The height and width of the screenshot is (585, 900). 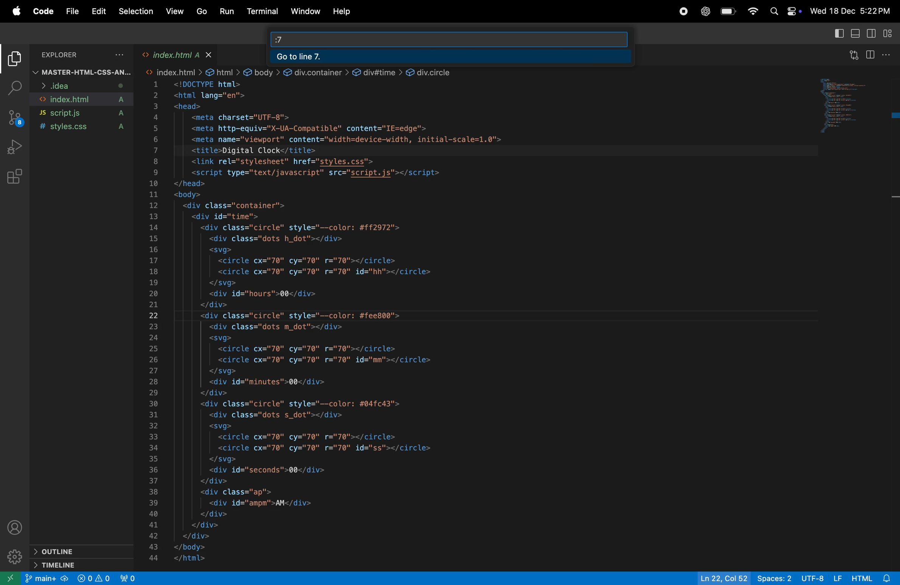 I want to click on open another window, so click(x=10, y=578).